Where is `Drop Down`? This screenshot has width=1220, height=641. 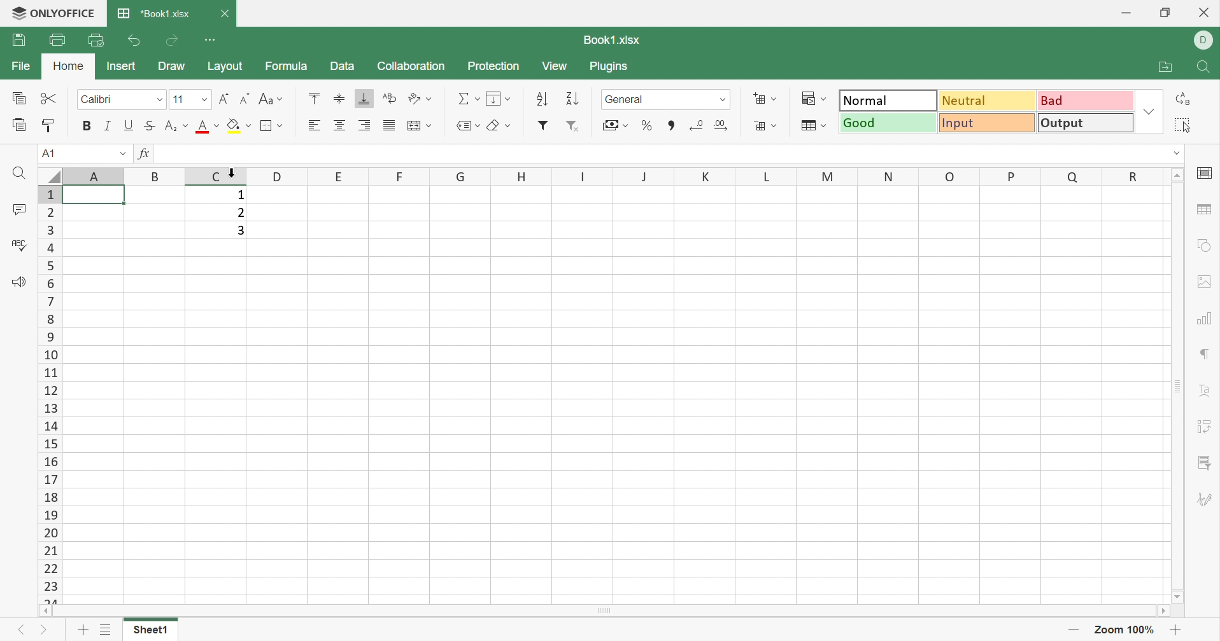
Drop Down is located at coordinates (429, 125).